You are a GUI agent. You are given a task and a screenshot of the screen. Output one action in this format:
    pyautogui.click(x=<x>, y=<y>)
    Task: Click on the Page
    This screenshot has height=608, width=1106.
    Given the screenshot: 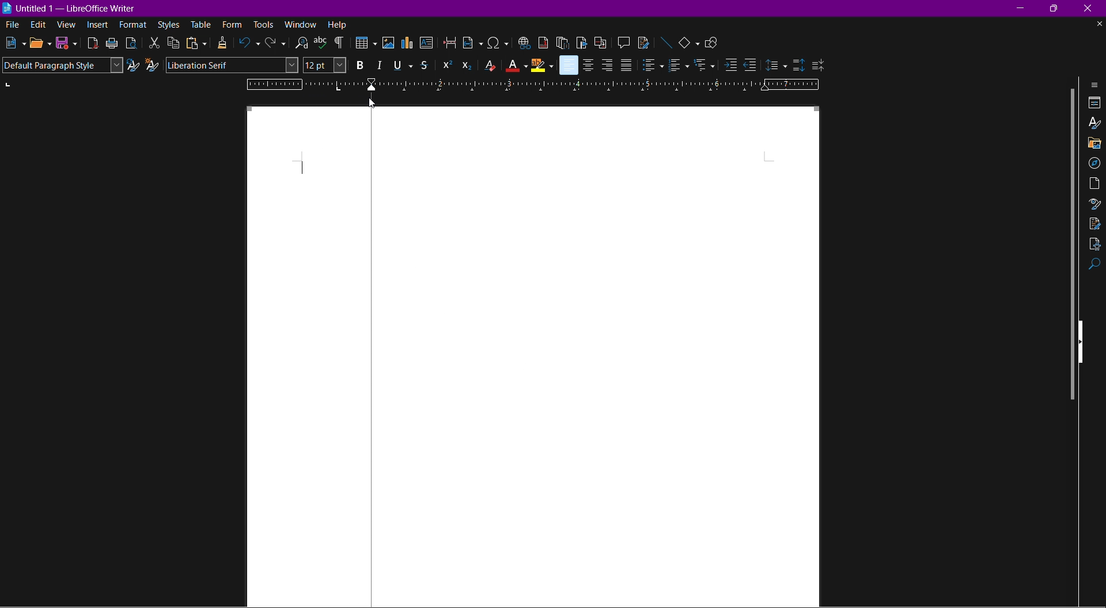 What is the action you would take?
    pyautogui.click(x=1094, y=183)
    